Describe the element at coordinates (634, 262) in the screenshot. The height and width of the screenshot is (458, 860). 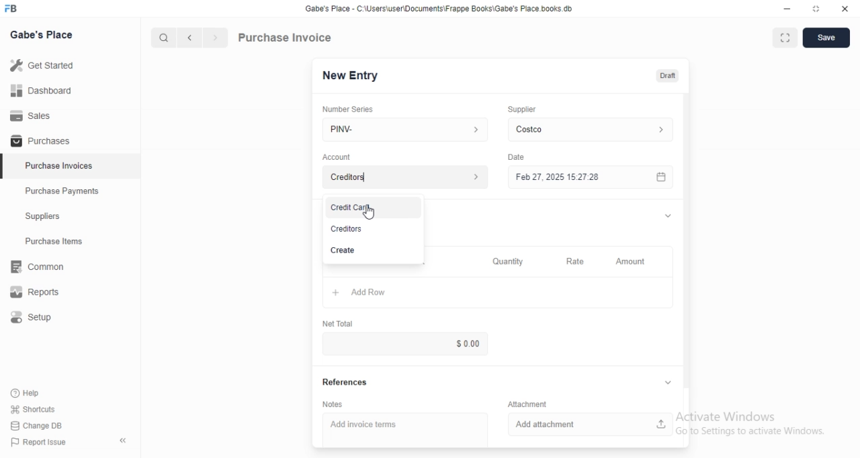
I see `Amount` at that location.